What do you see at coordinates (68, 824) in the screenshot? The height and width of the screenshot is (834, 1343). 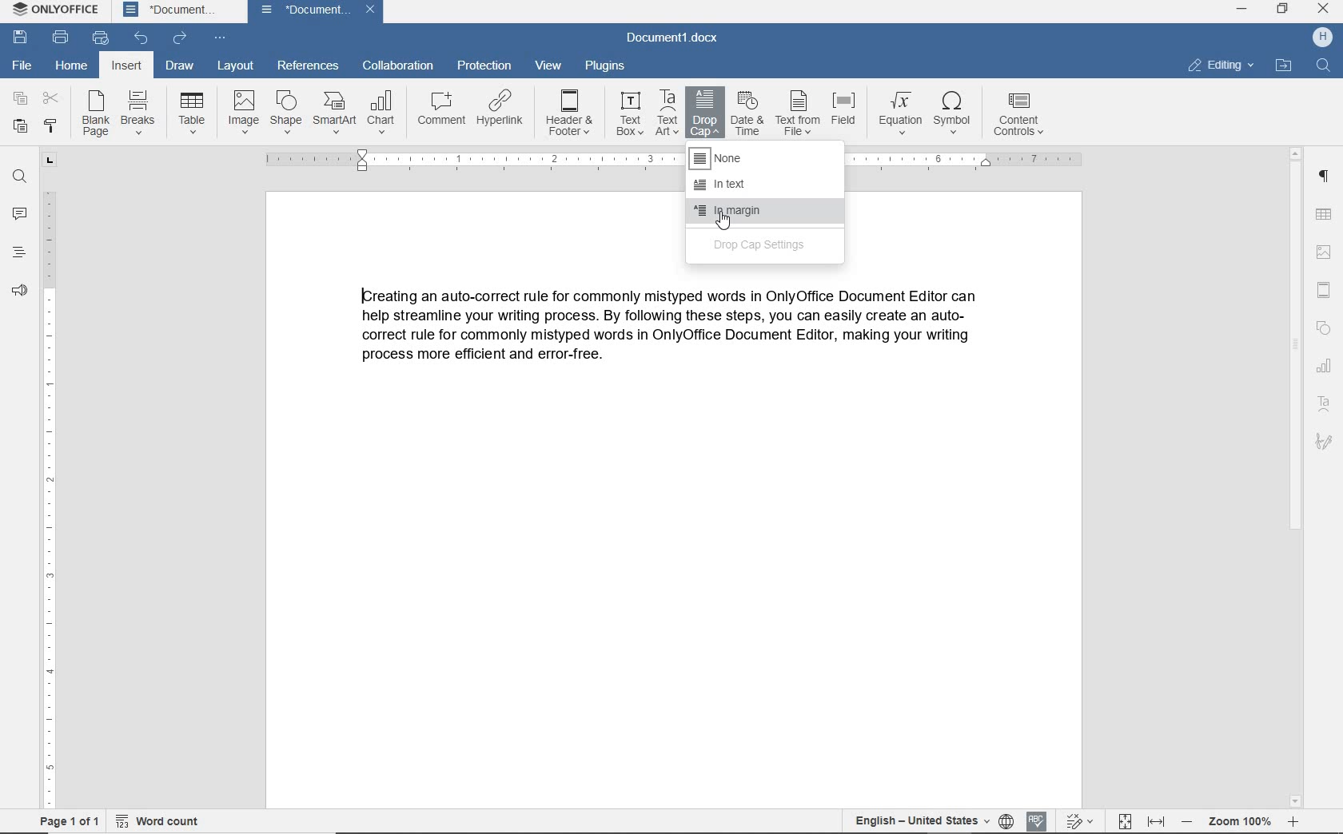 I see `page 1 of 1` at bounding box center [68, 824].